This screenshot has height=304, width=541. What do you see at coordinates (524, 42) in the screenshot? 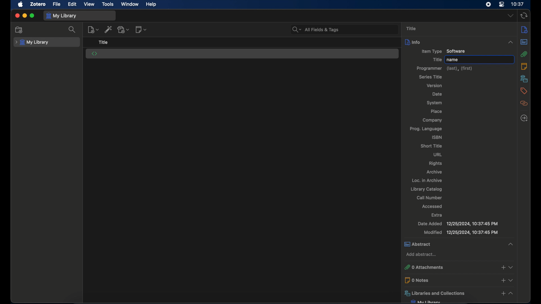
I see `abstract` at bounding box center [524, 42].